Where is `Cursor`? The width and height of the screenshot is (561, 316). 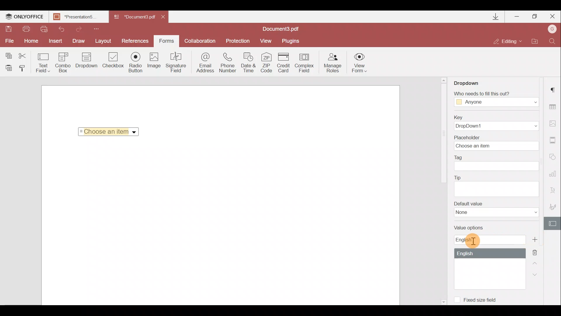
Cursor is located at coordinates (473, 241).